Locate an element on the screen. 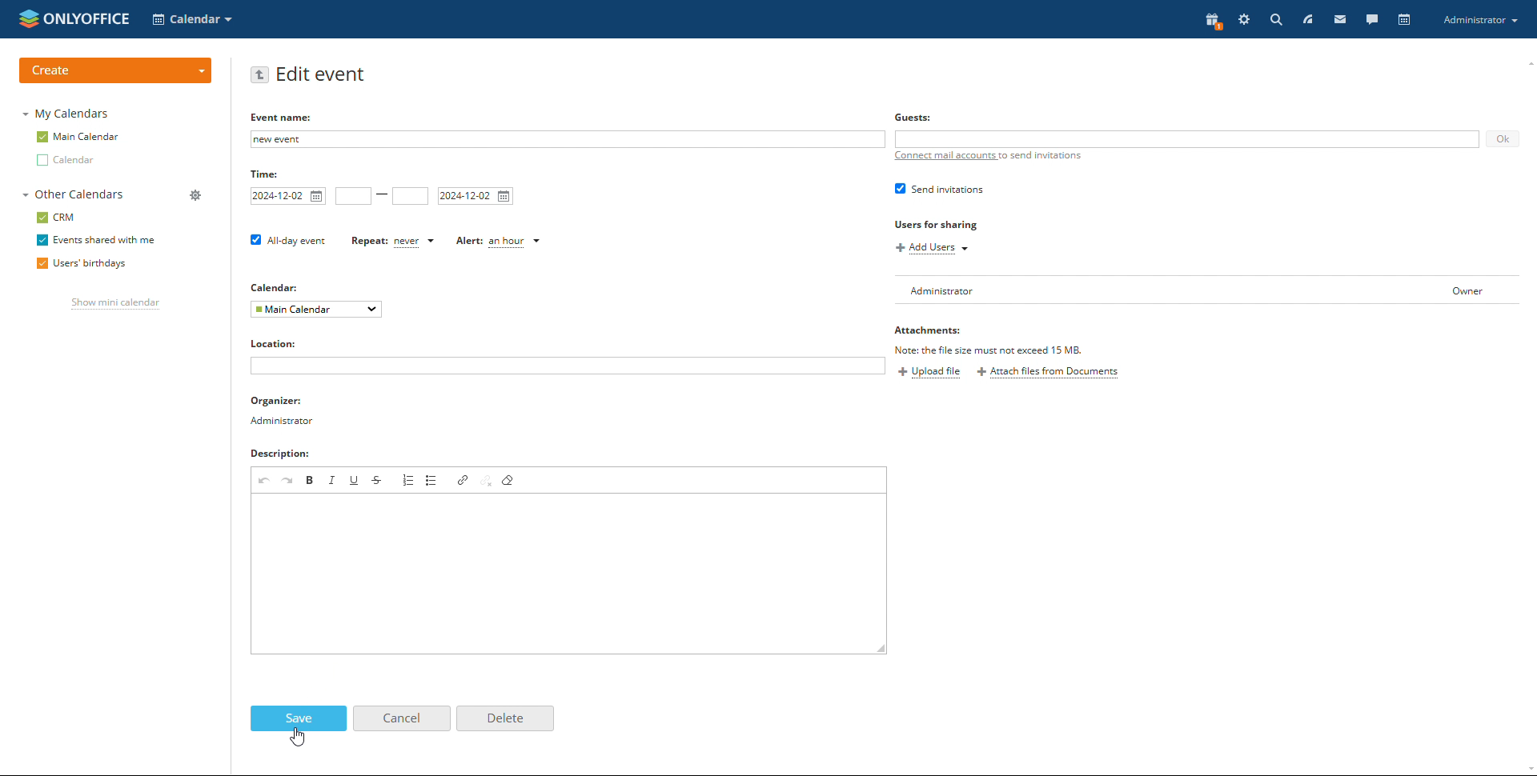 This screenshot has width=1537, height=776. crm is located at coordinates (54, 217).